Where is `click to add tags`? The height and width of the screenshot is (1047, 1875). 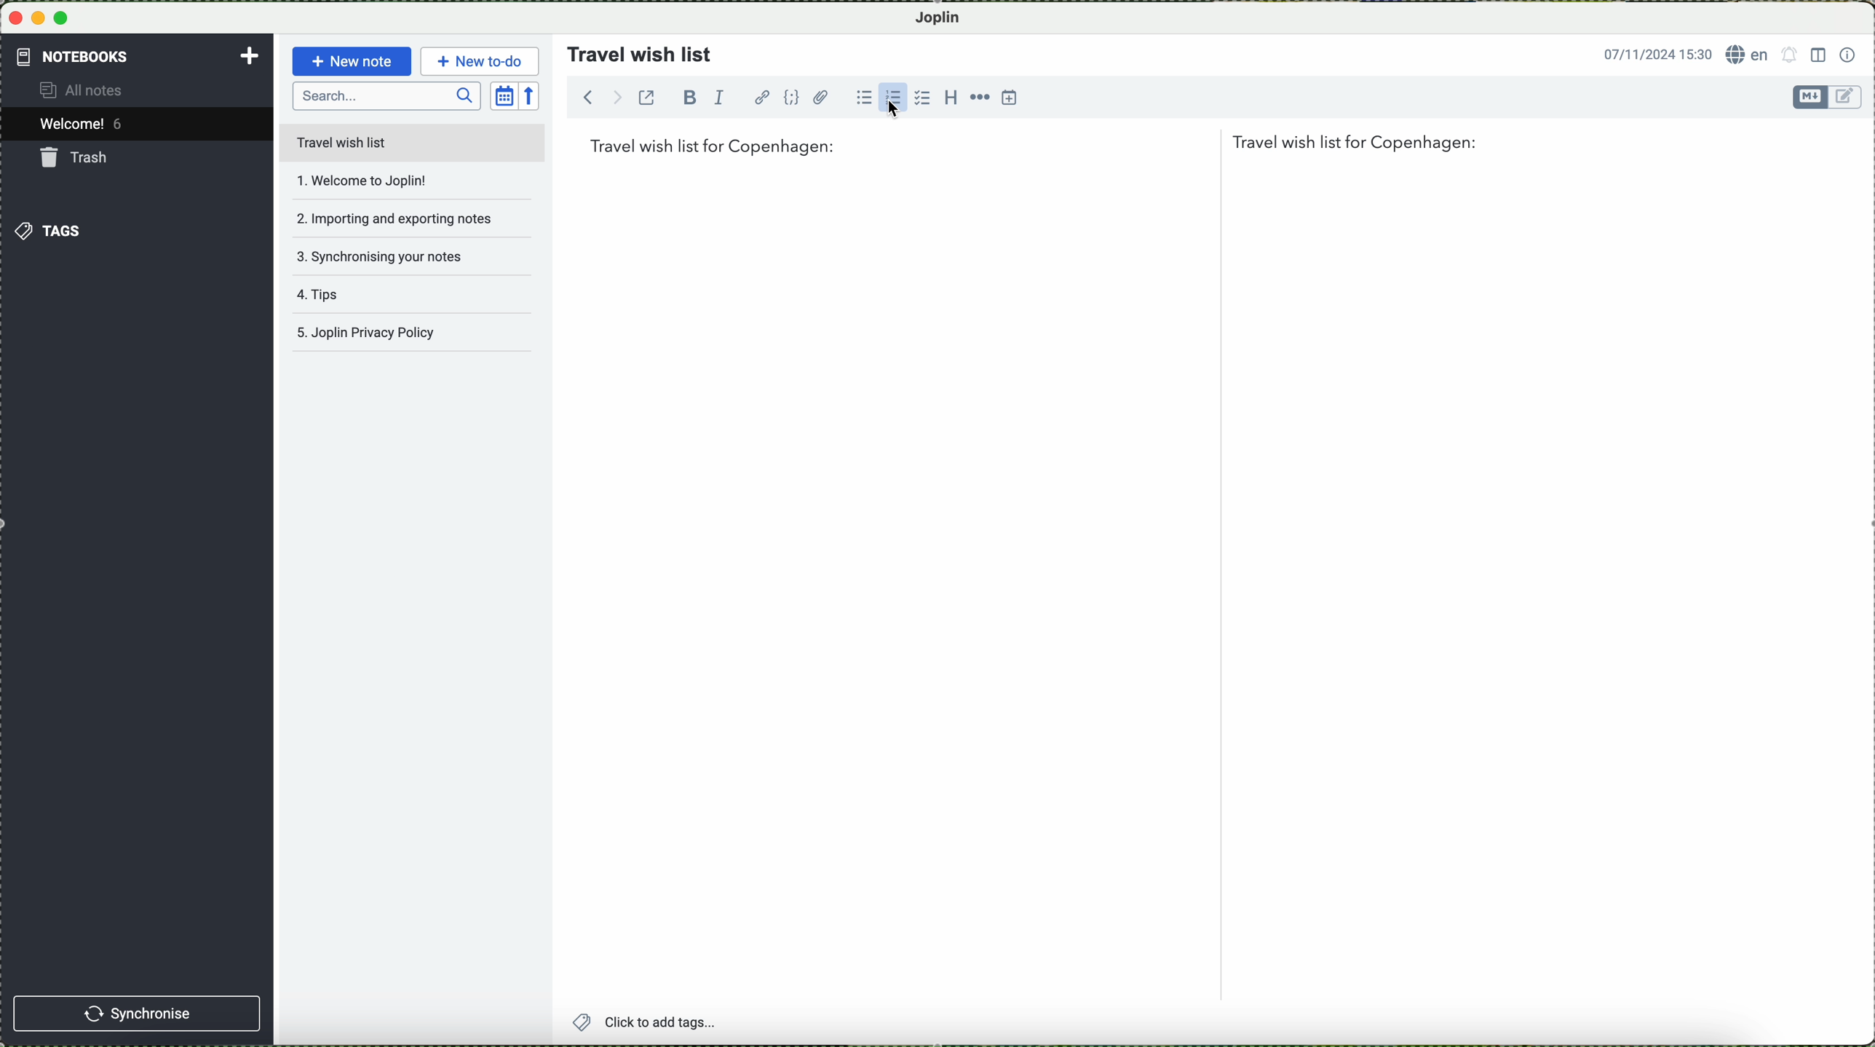 click to add tags is located at coordinates (682, 1023).